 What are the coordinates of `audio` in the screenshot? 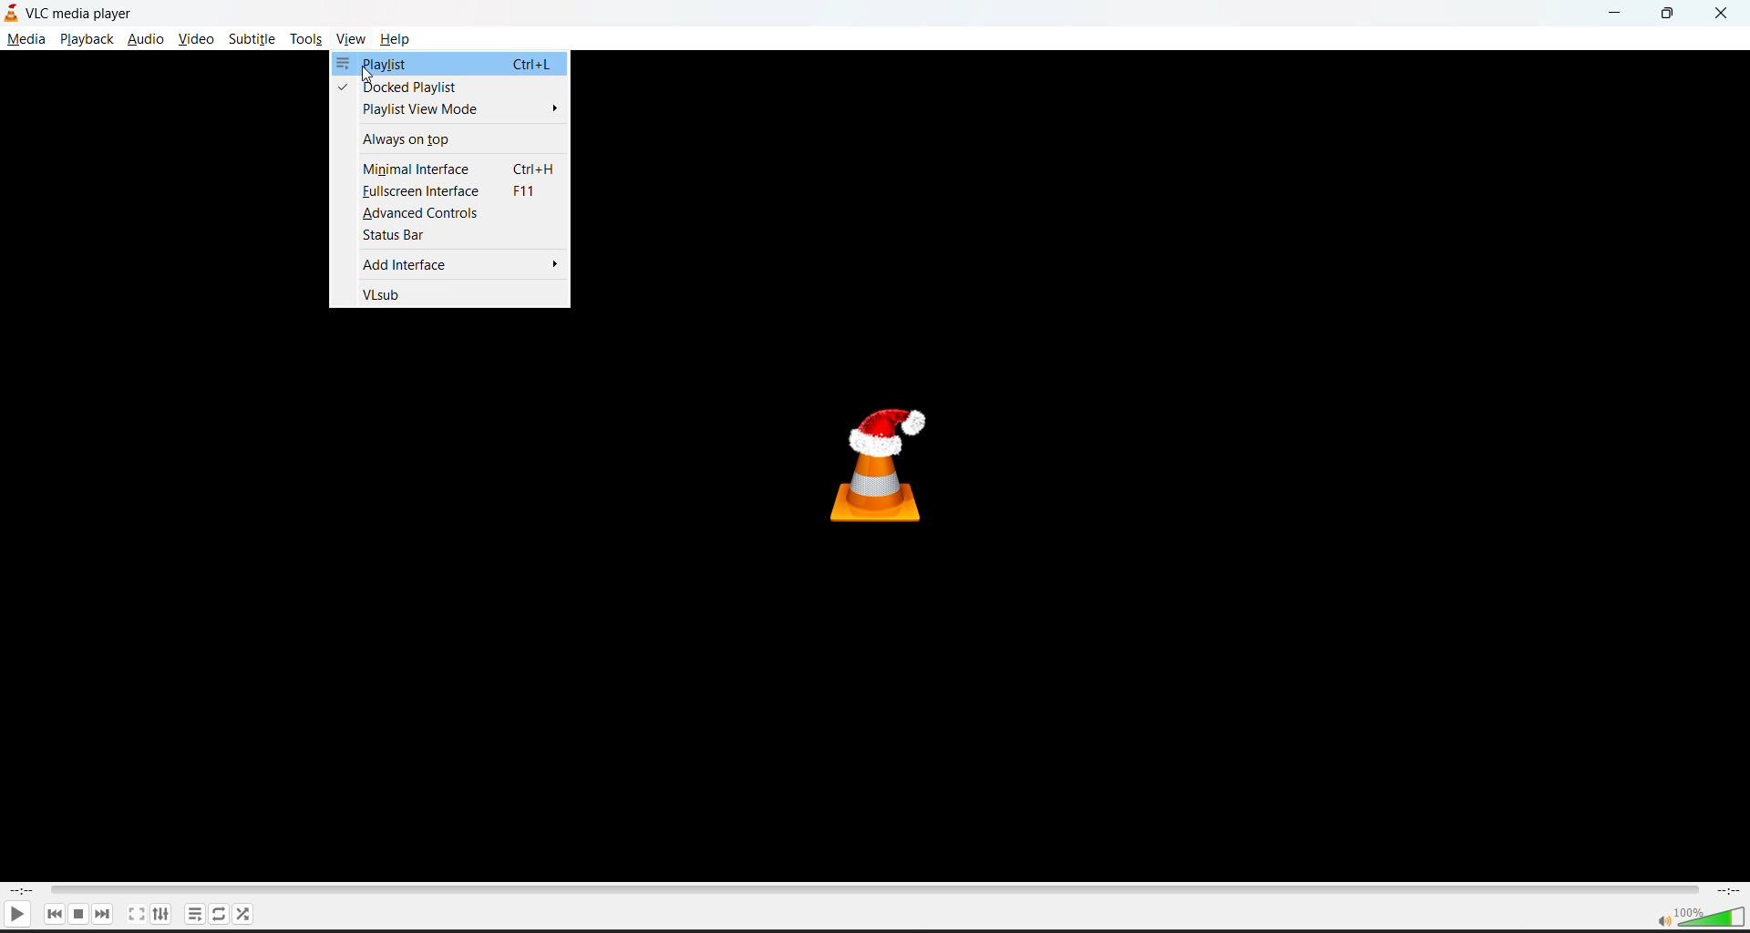 It's located at (145, 39).